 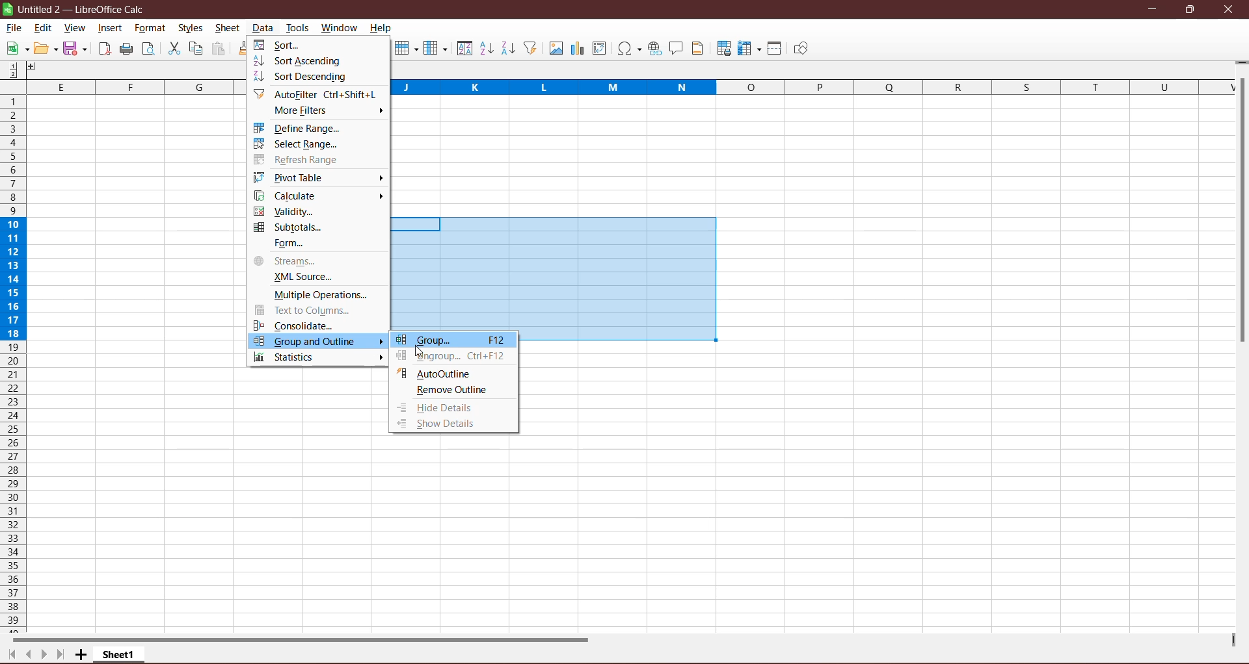 What do you see at coordinates (438, 409) in the screenshot?
I see `Hide details` at bounding box center [438, 409].